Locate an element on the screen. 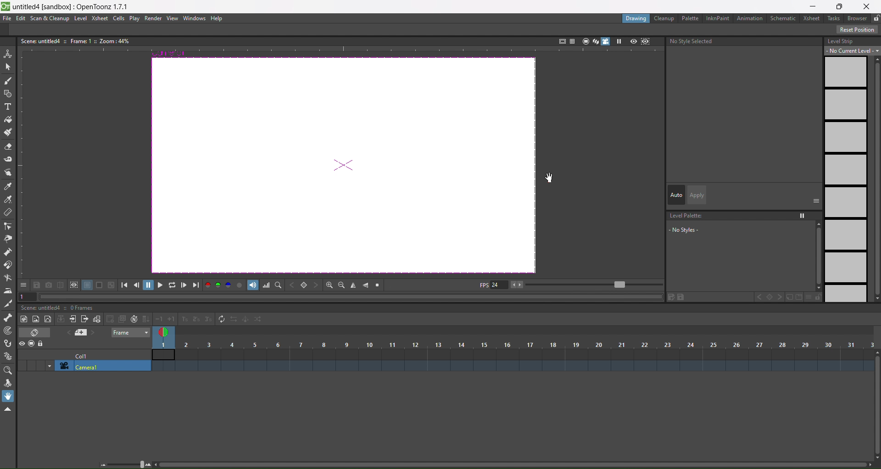 The width and height of the screenshot is (881, 469). skeleton tool is located at coordinates (8, 317).